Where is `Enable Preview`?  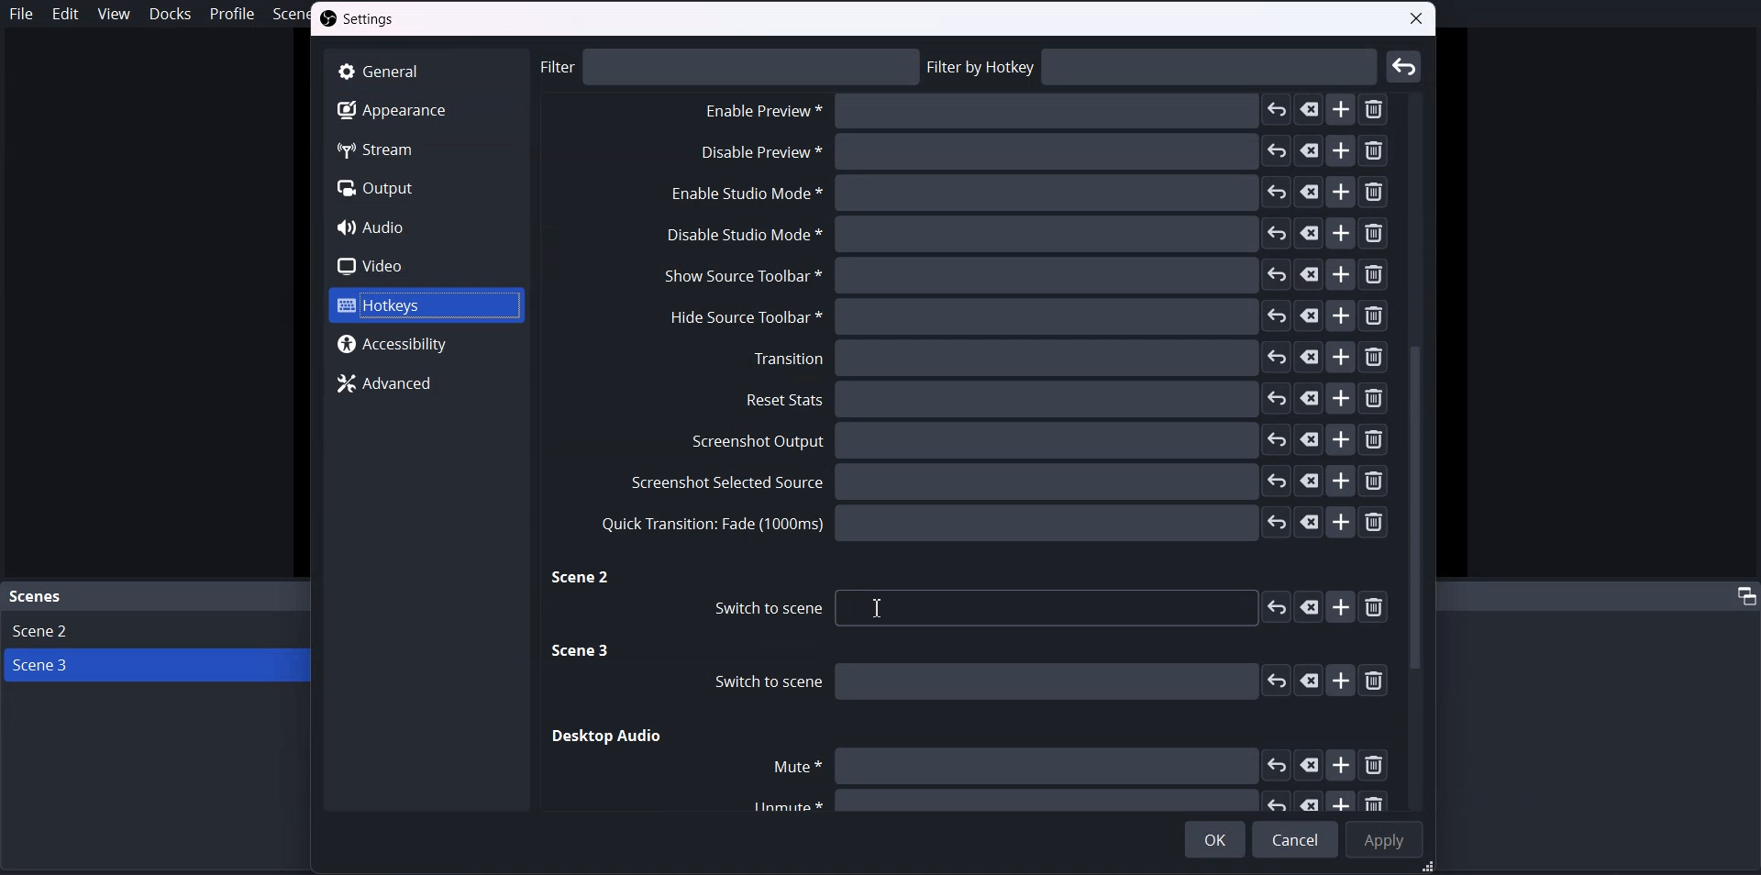
Enable Preview is located at coordinates (1037, 157).